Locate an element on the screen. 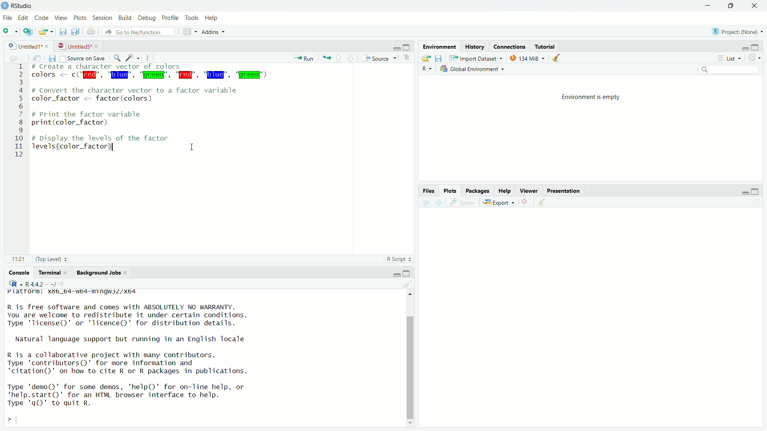  go back to the previous source location is located at coordinates (9, 58).